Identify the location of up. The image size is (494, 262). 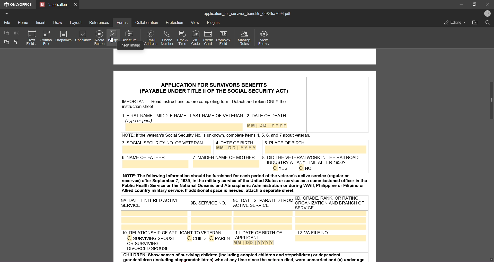
(492, 31).